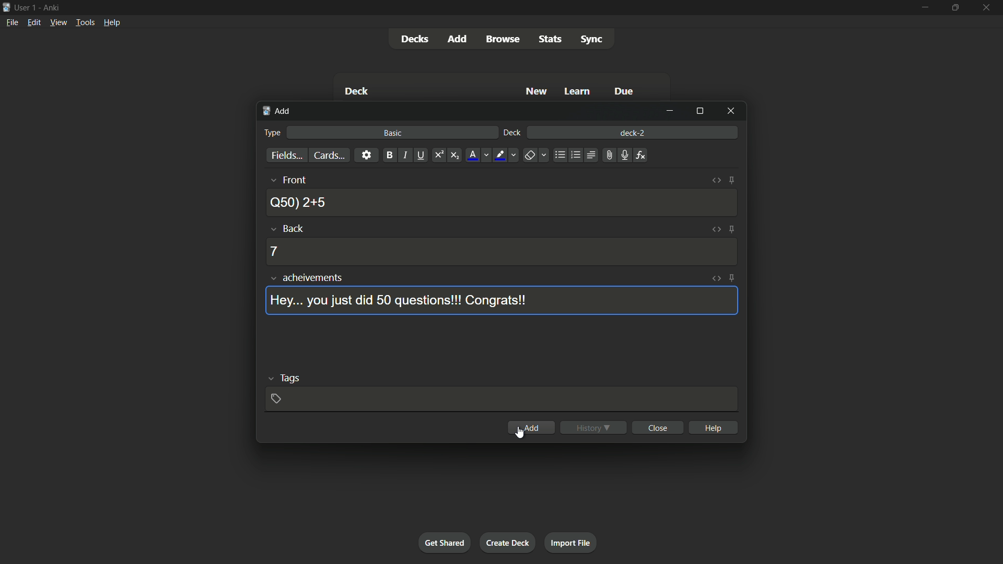 Image resolution: width=1003 pixels, height=564 pixels. Describe the element at coordinates (299, 202) in the screenshot. I see `Q50) 2+5` at that location.